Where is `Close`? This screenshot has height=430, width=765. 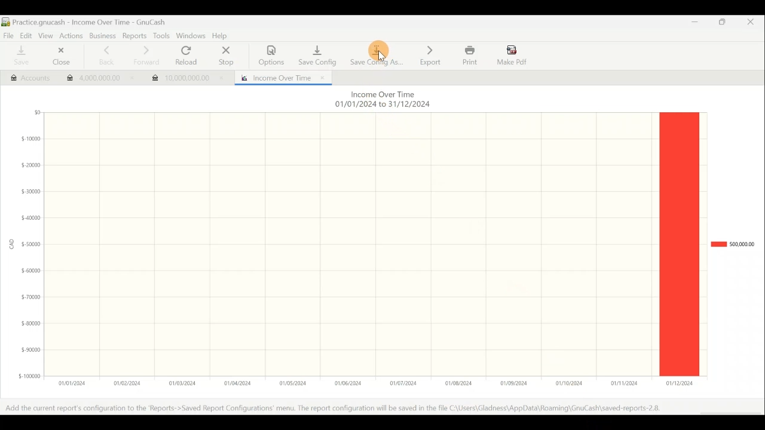 Close is located at coordinates (755, 24).